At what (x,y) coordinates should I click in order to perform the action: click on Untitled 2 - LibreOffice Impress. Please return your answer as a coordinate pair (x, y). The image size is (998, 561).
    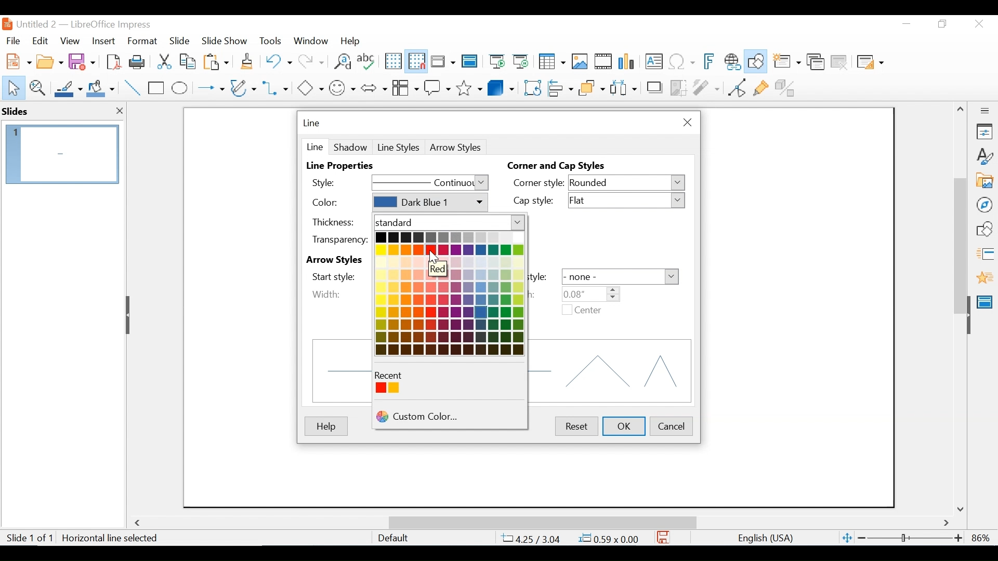
    Looking at the image, I should click on (94, 24).